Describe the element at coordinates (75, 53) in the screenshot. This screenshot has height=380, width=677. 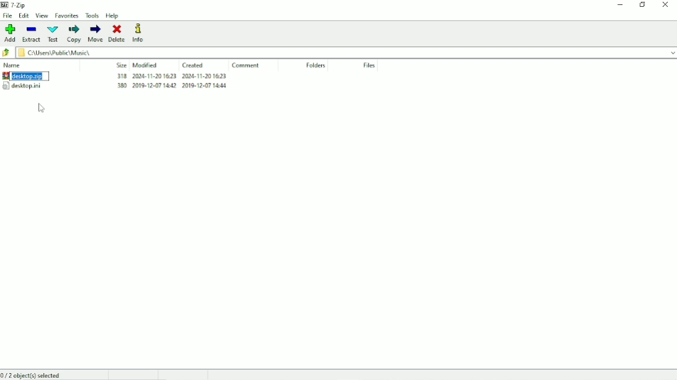
I see `CAUsers\Public\ Music` at that location.